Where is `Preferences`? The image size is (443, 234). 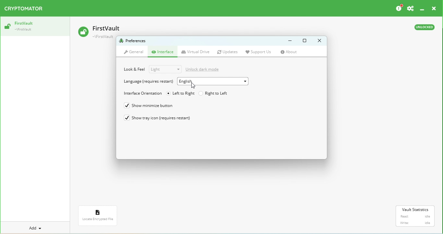
Preferences is located at coordinates (134, 41).